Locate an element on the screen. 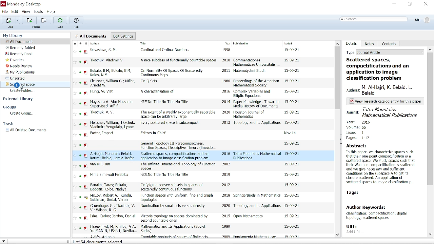  authors is located at coordinates (113, 208).